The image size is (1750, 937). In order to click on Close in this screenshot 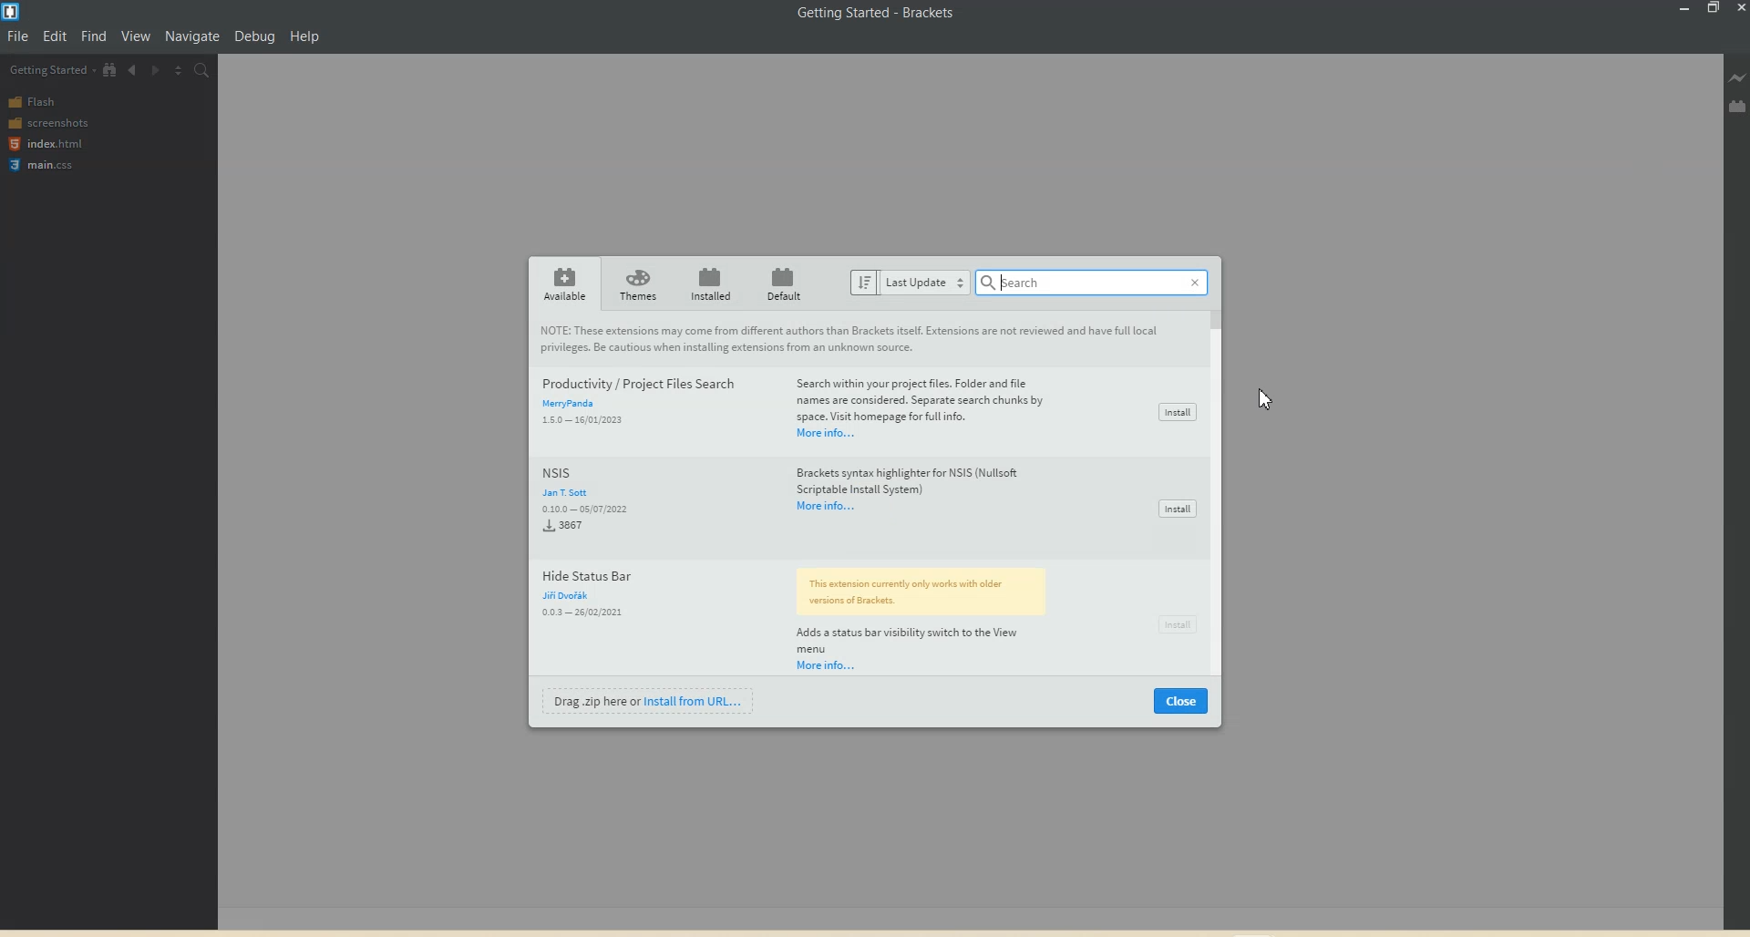, I will do `click(1181, 702)`.